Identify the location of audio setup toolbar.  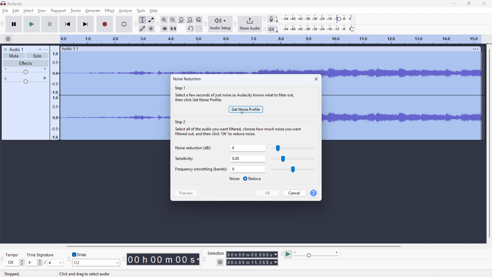
(205, 24).